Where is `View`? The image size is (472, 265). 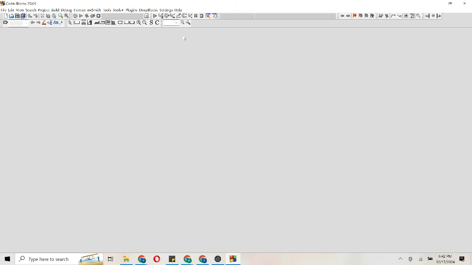 View is located at coordinates (20, 10).